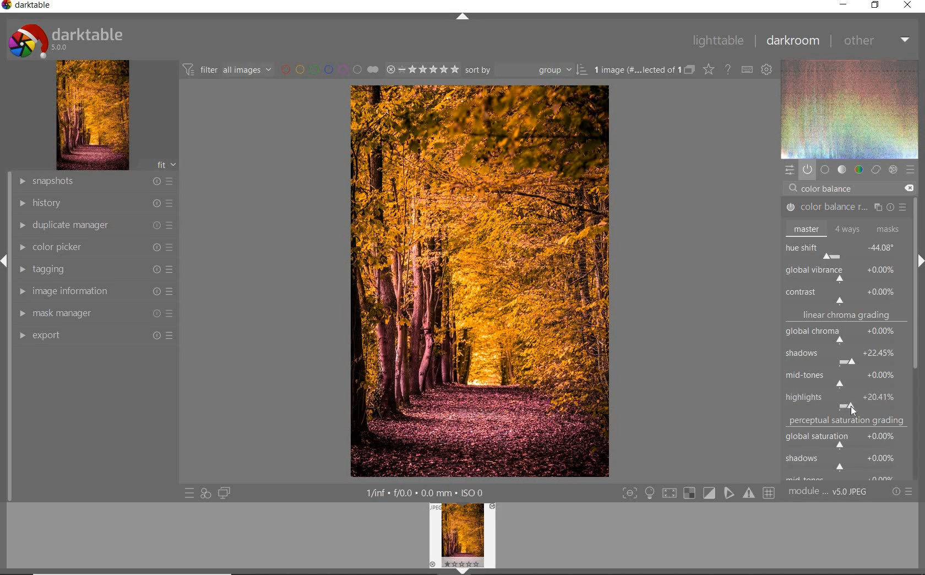 The image size is (925, 575). Describe the element at coordinates (910, 169) in the screenshot. I see `preset` at that location.